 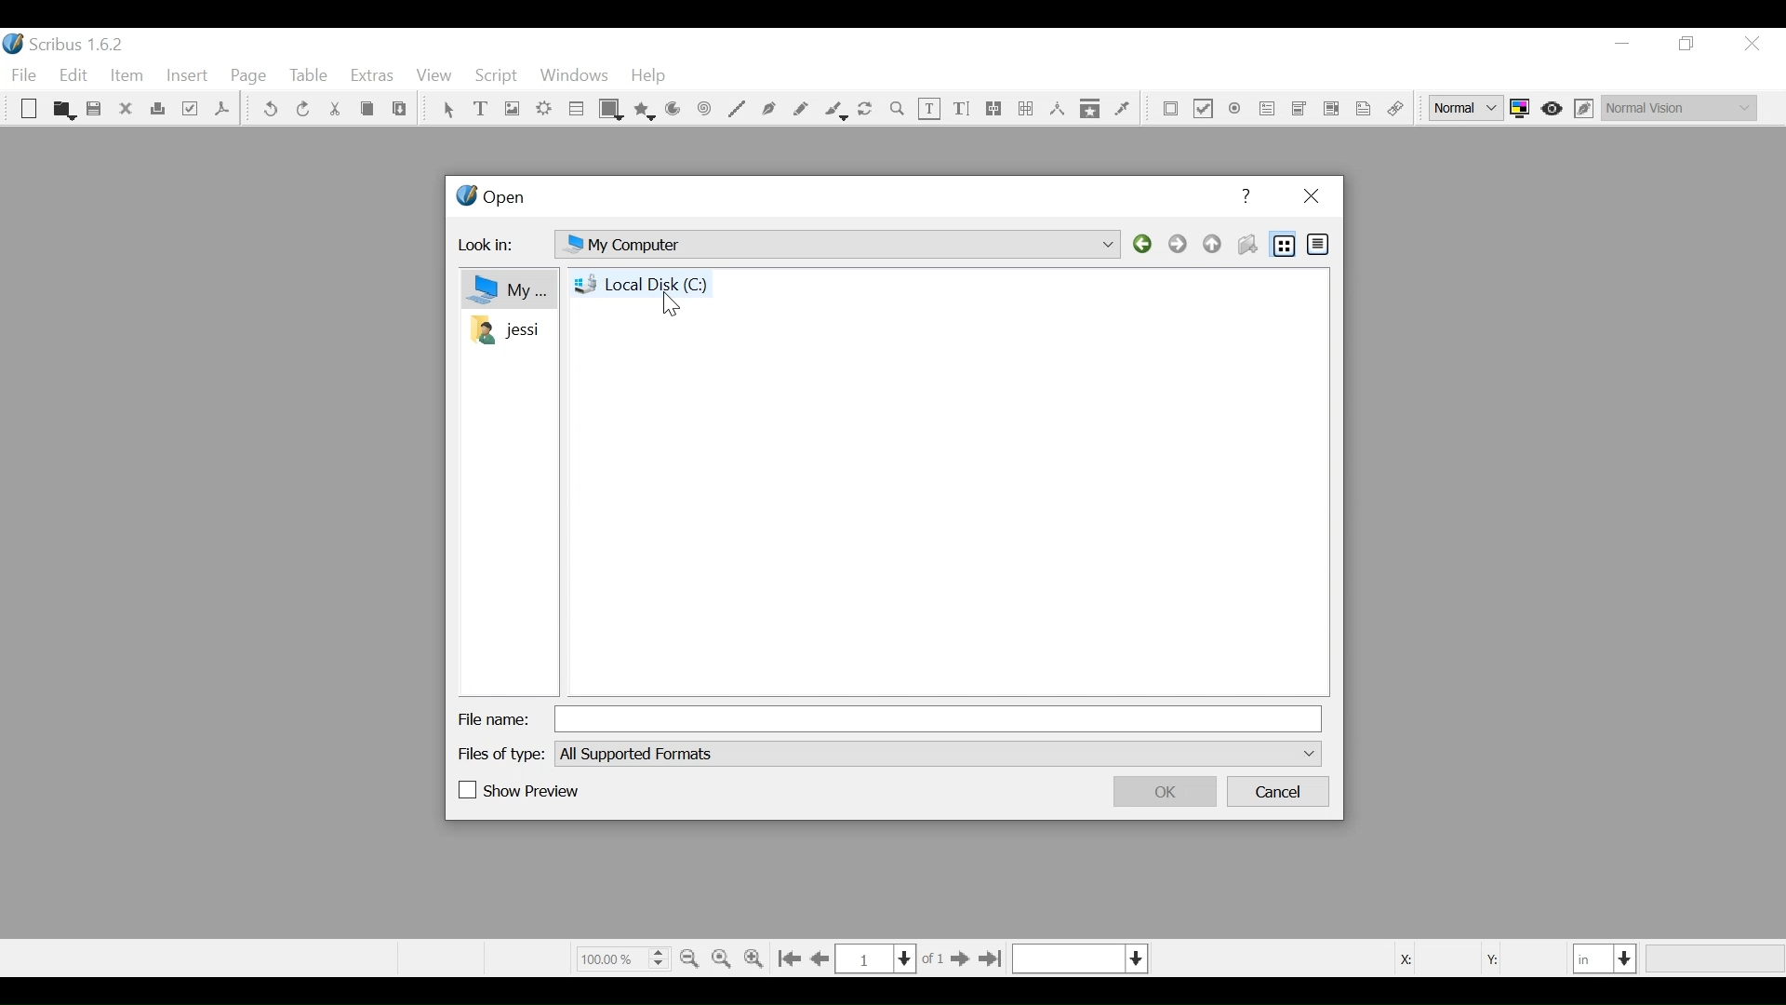 I want to click on Go to the previous page, so click(x=823, y=959).